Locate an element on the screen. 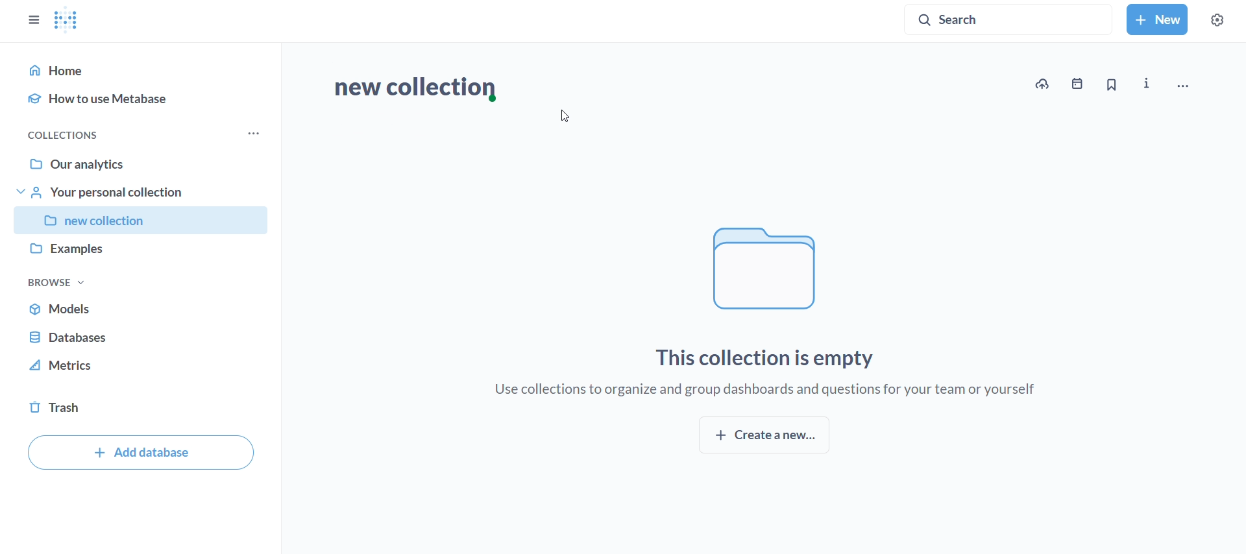  close sidebar is located at coordinates (29, 17).